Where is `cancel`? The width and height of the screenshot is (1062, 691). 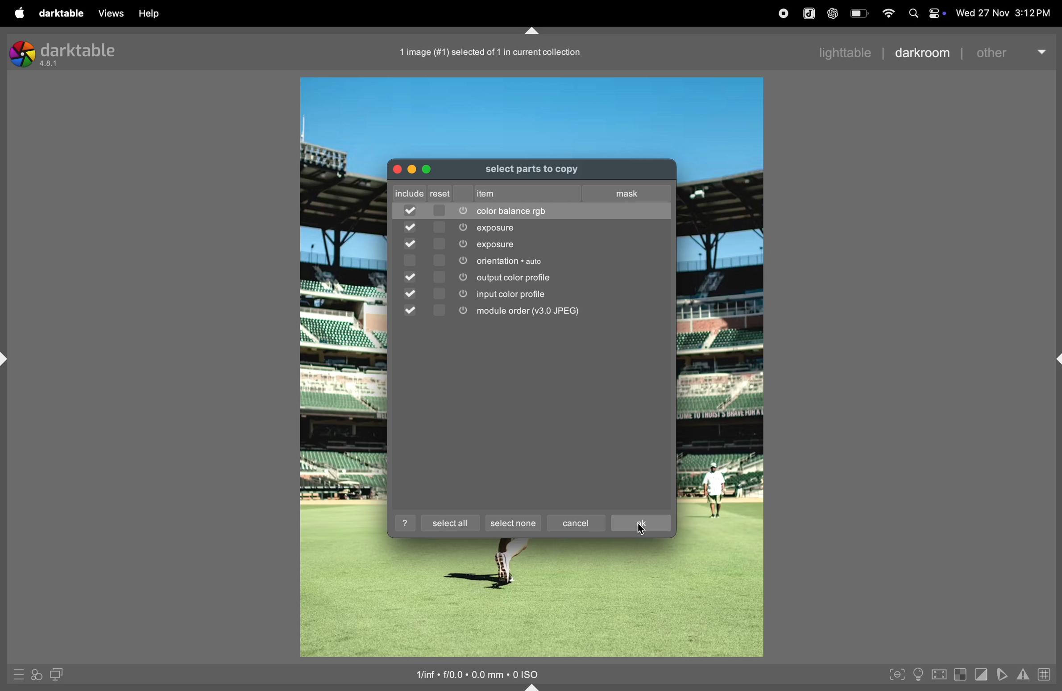 cancel is located at coordinates (577, 522).